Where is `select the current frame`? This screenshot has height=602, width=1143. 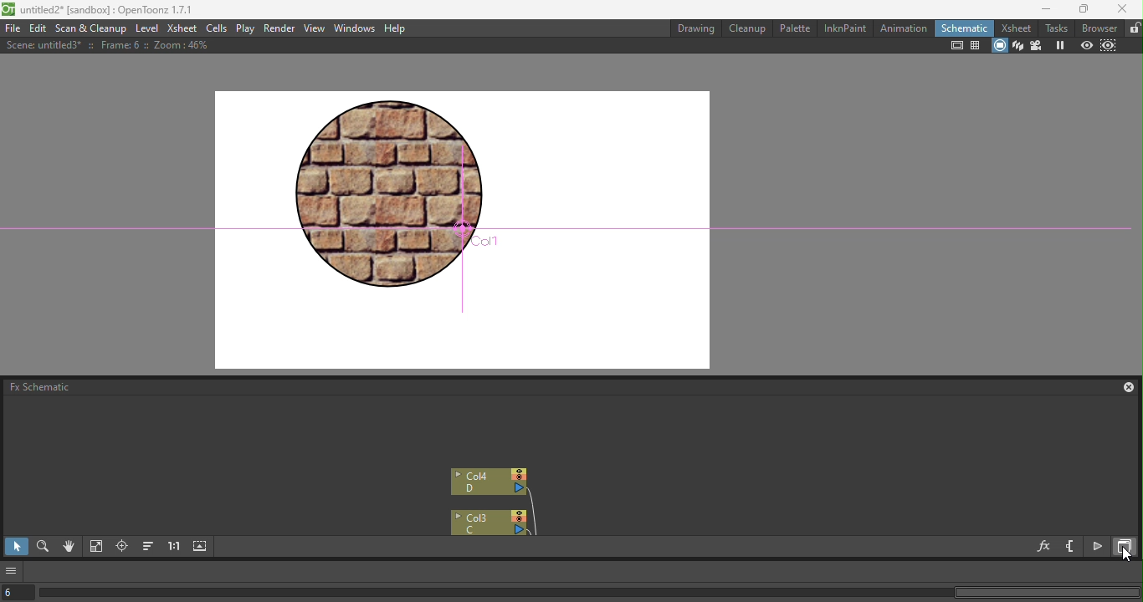 select the current frame is located at coordinates (18, 593).